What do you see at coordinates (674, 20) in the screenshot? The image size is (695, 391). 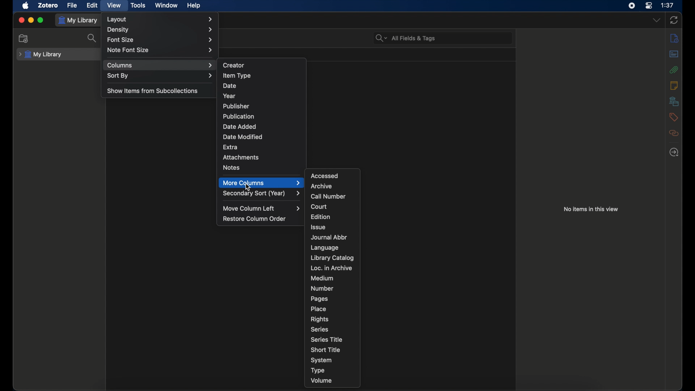 I see `sync` at bounding box center [674, 20].